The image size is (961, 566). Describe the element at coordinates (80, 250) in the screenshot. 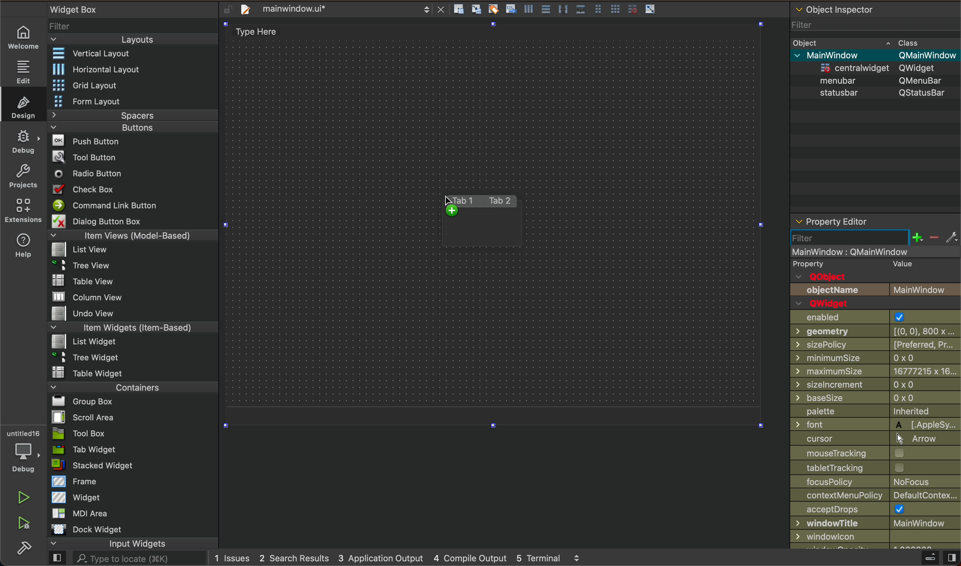

I see ` list View` at that location.